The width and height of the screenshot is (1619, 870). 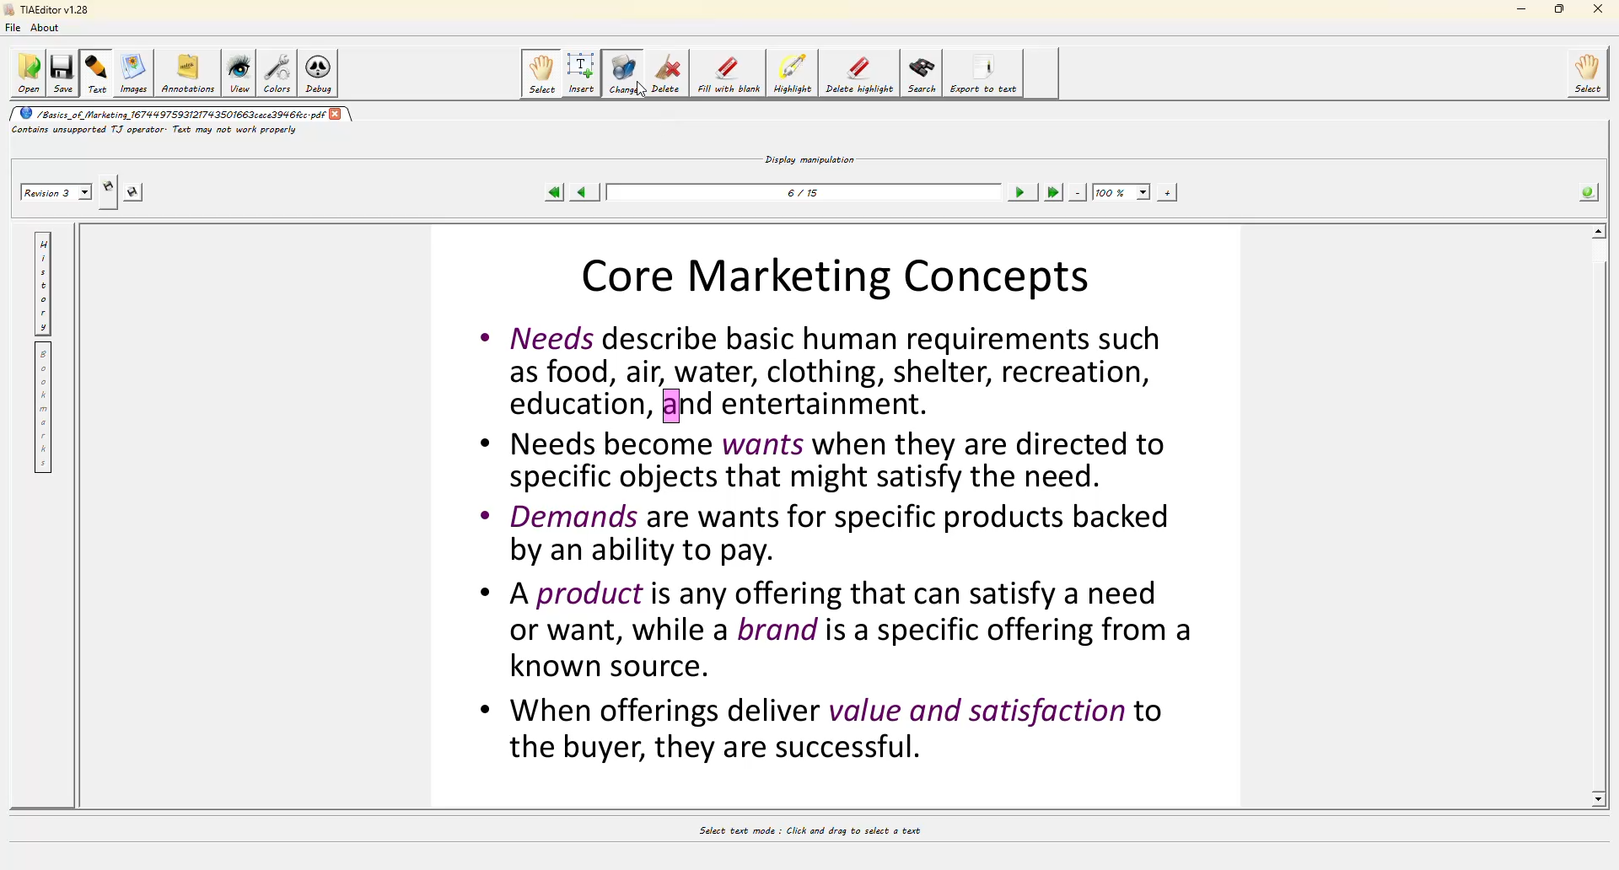 What do you see at coordinates (190, 71) in the screenshot?
I see `annotations` at bounding box center [190, 71].